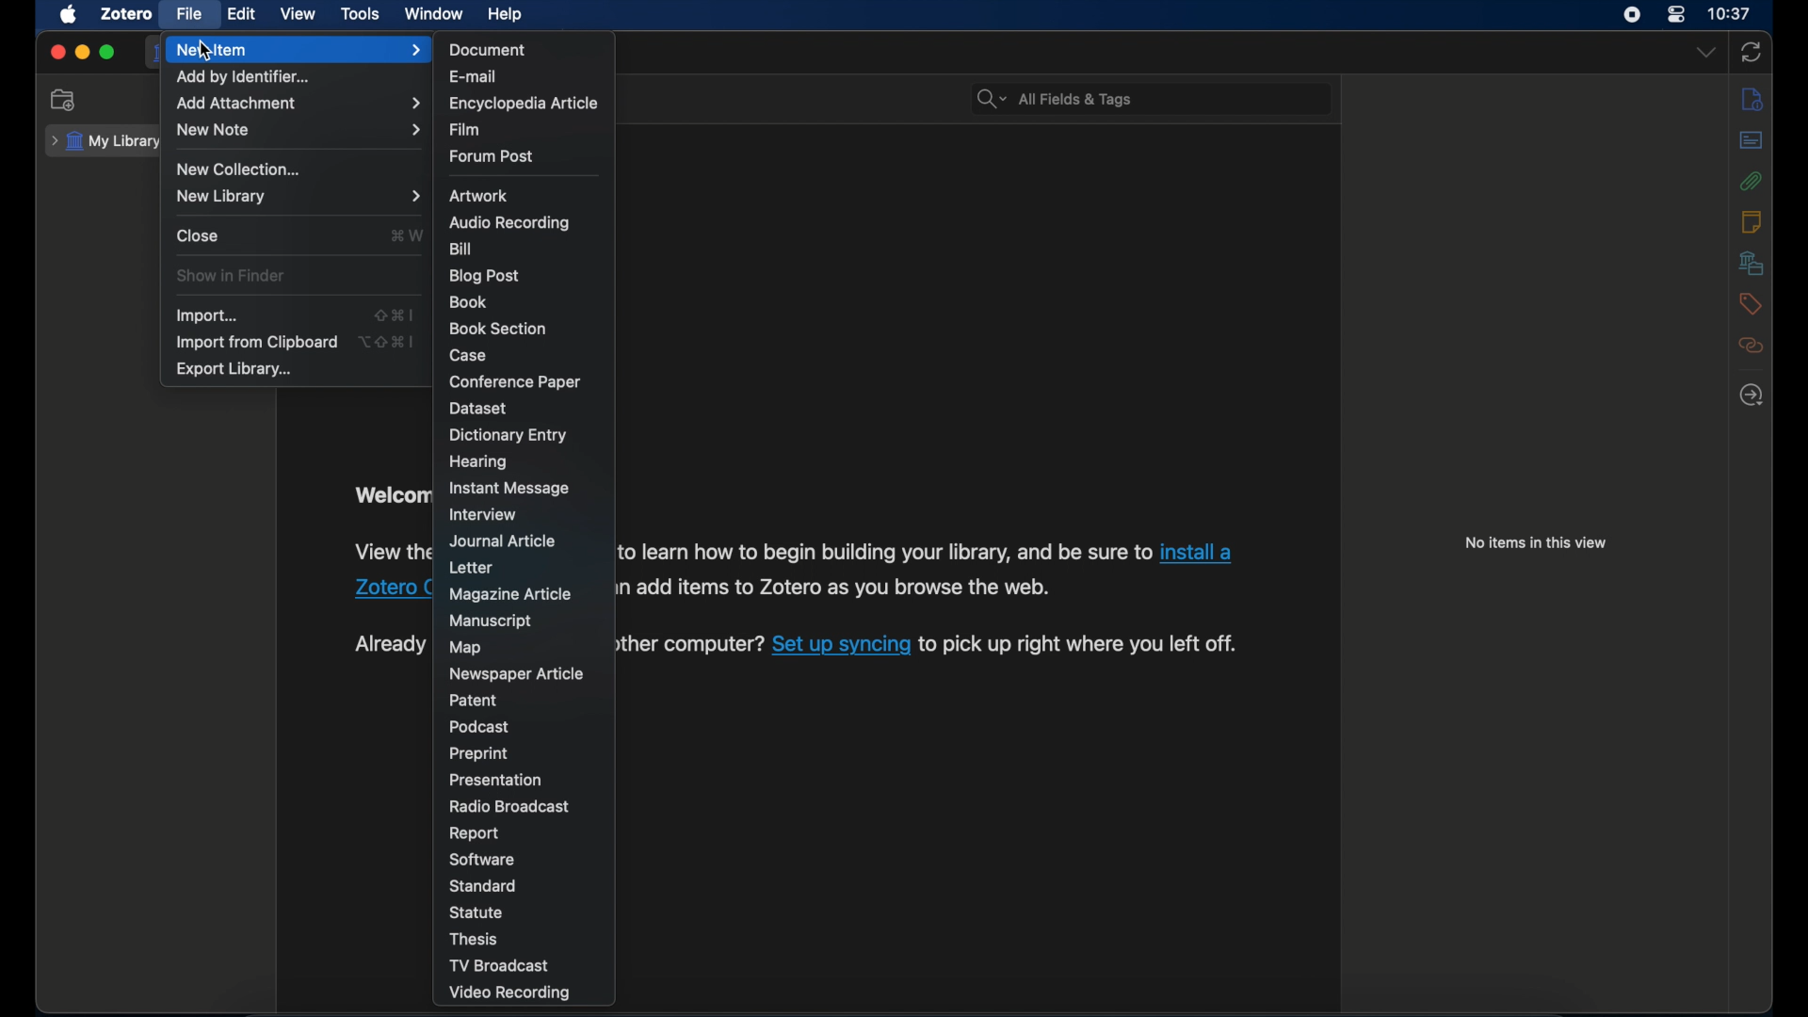 The image size is (1808, 1017). Describe the element at coordinates (1751, 395) in the screenshot. I see `late` at that location.